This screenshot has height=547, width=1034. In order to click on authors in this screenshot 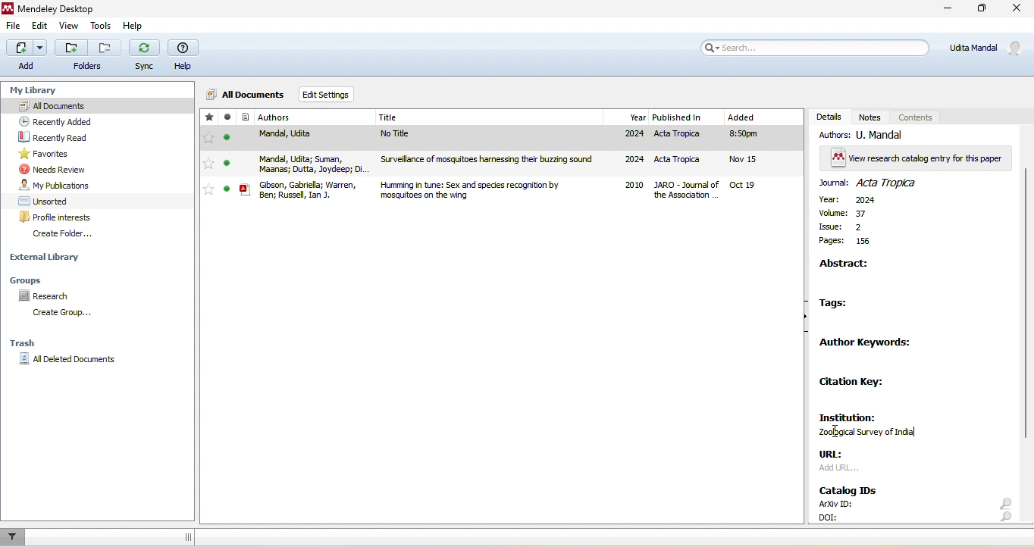, I will do `click(293, 118)`.